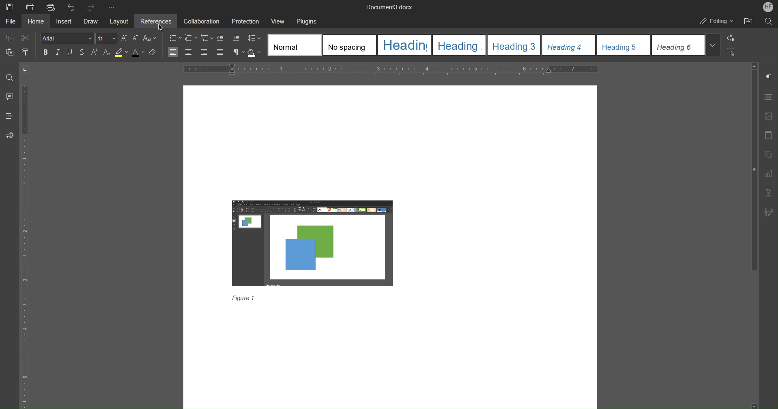  Describe the element at coordinates (26, 52) in the screenshot. I see `Copy Style` at that location.